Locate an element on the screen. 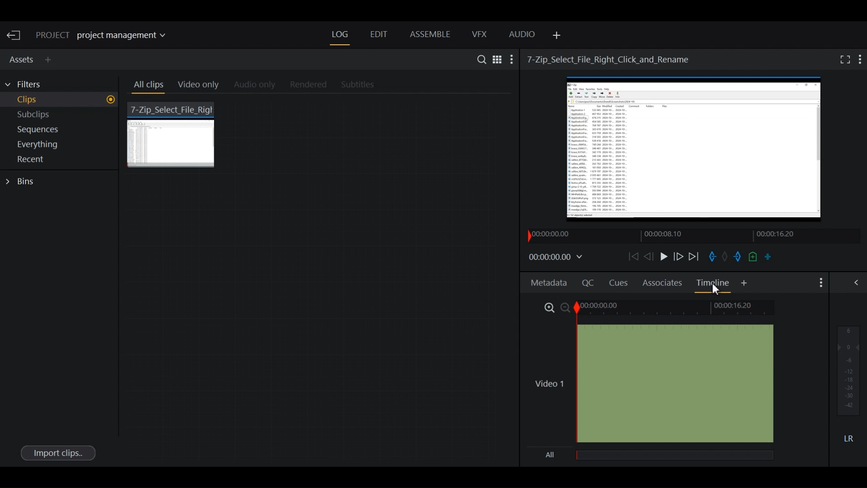  Play is located at coordinates (663, 256).